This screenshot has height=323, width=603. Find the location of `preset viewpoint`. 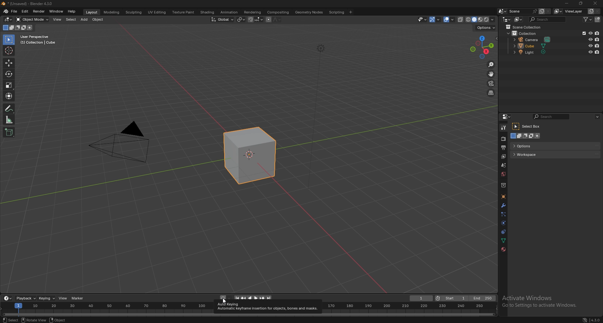

preset viewpoint is located at coordinates (483, 47).